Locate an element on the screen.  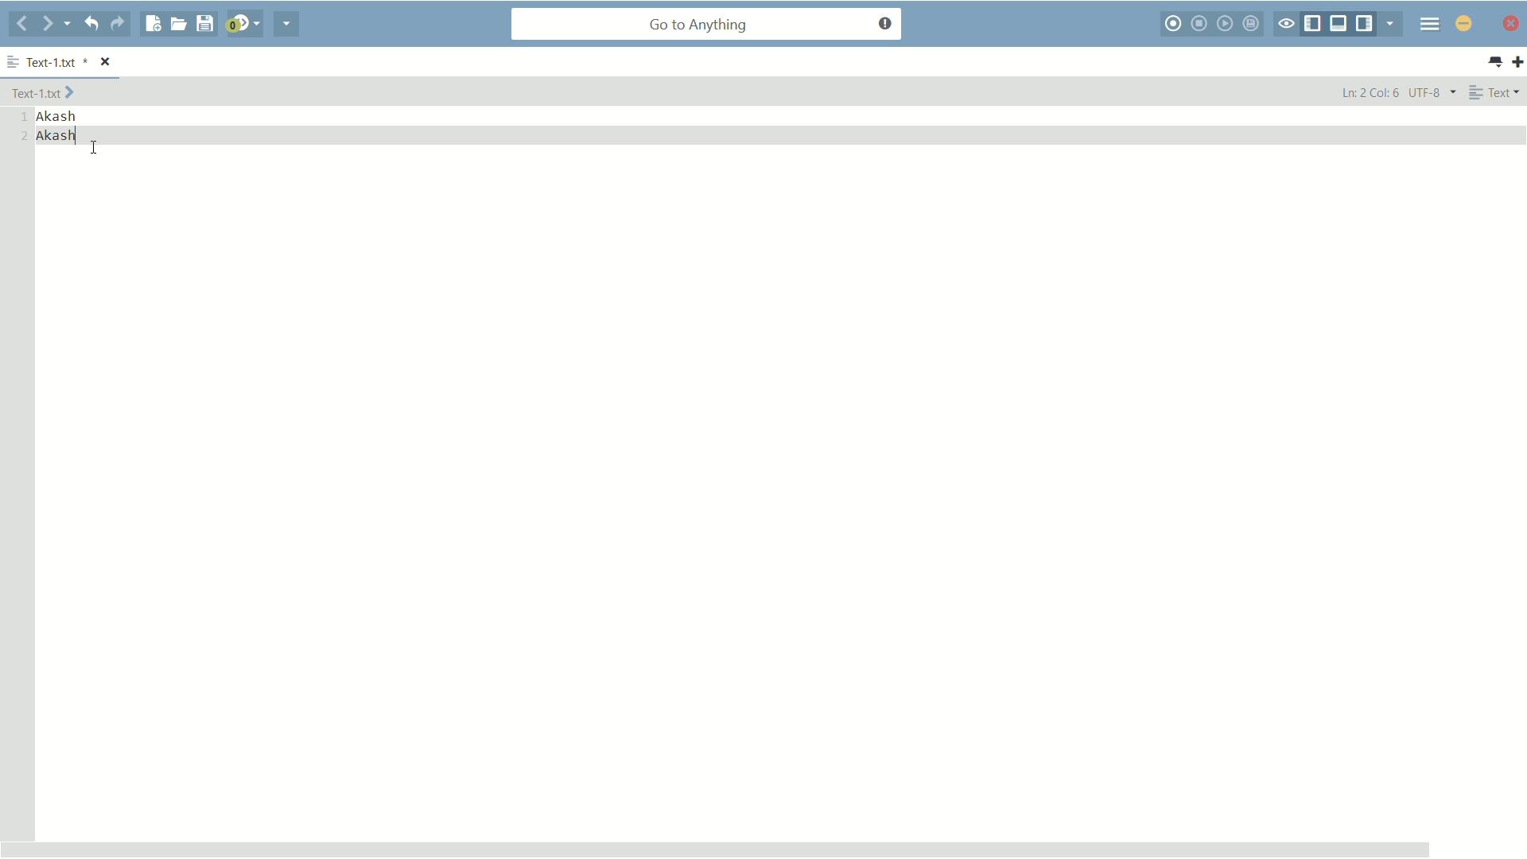
new tab is located at coordinates (1517, 62).